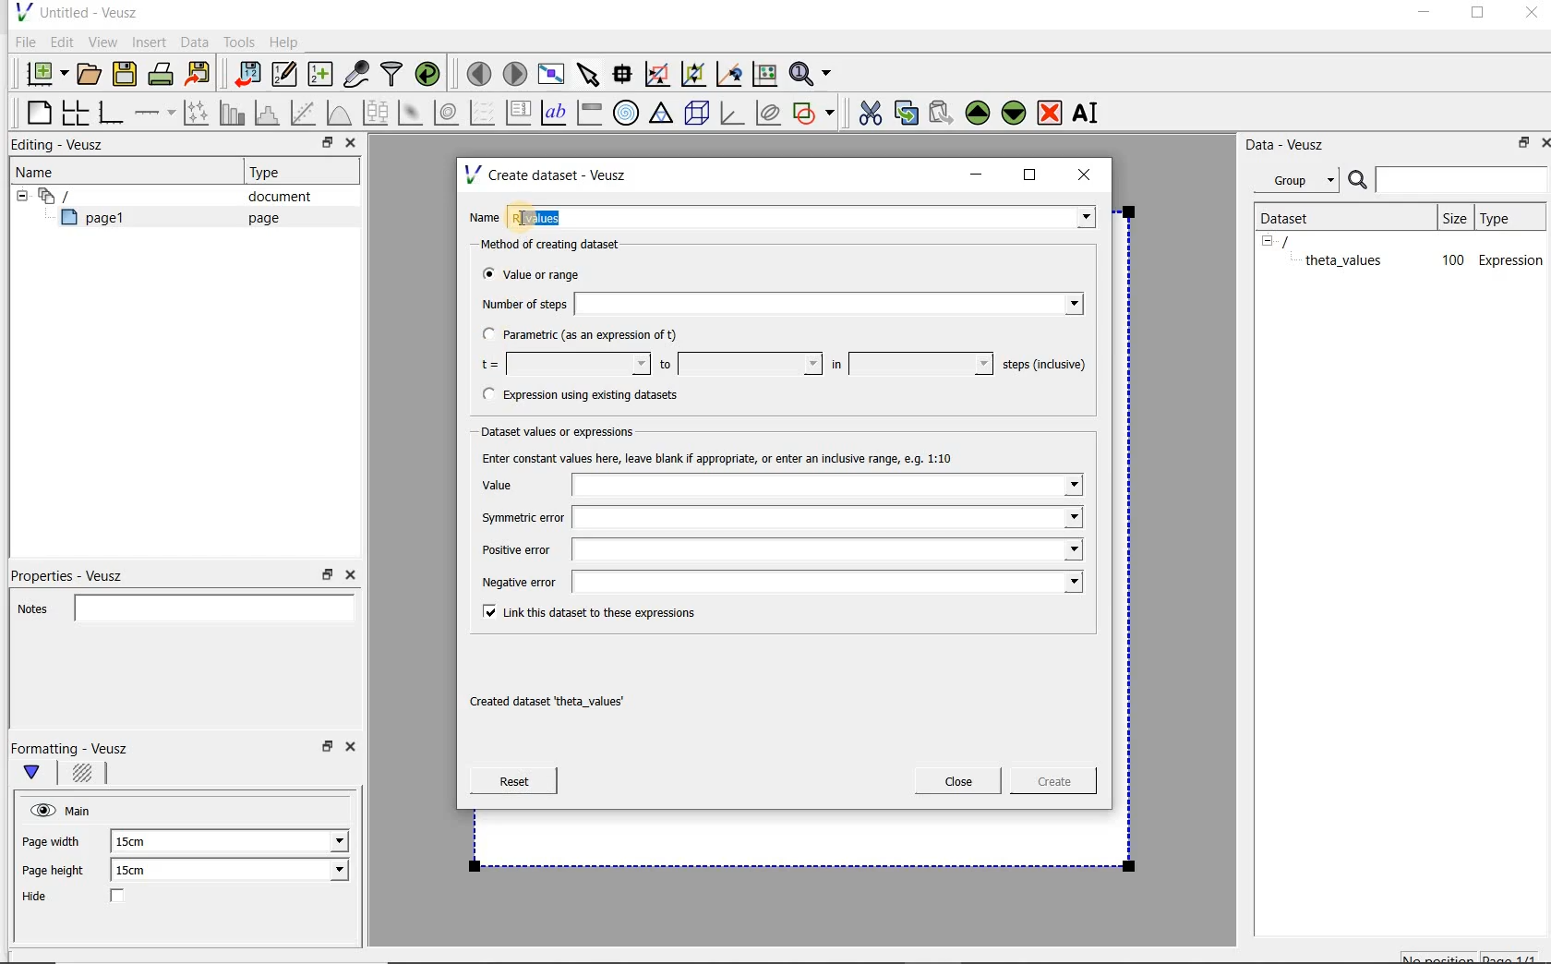  What do you see at coordinates (698, 114) in the screenshot?
I see `3d scene` at bounding box center [698, 114].